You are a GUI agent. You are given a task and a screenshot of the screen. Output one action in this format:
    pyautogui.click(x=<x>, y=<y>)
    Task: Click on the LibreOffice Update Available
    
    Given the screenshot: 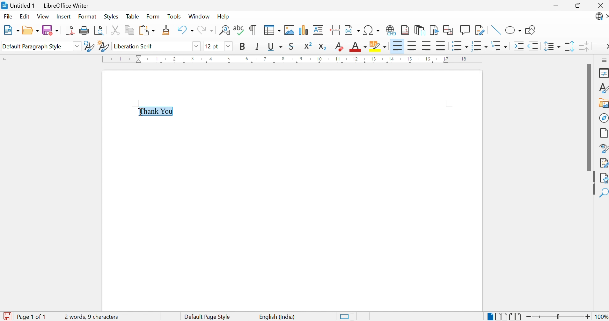 What is the action you would take?
    pyautogui.click(x=601, y=17)
    